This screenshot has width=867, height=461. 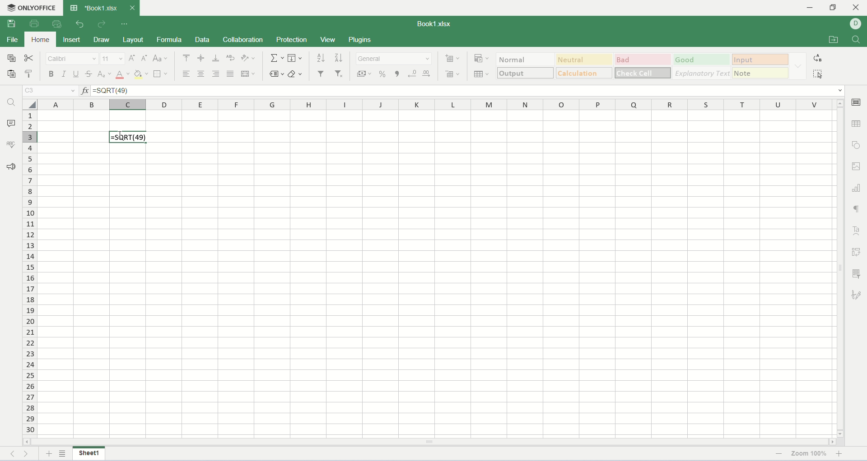 I want to click on plugins, so click(x=371, y=39).